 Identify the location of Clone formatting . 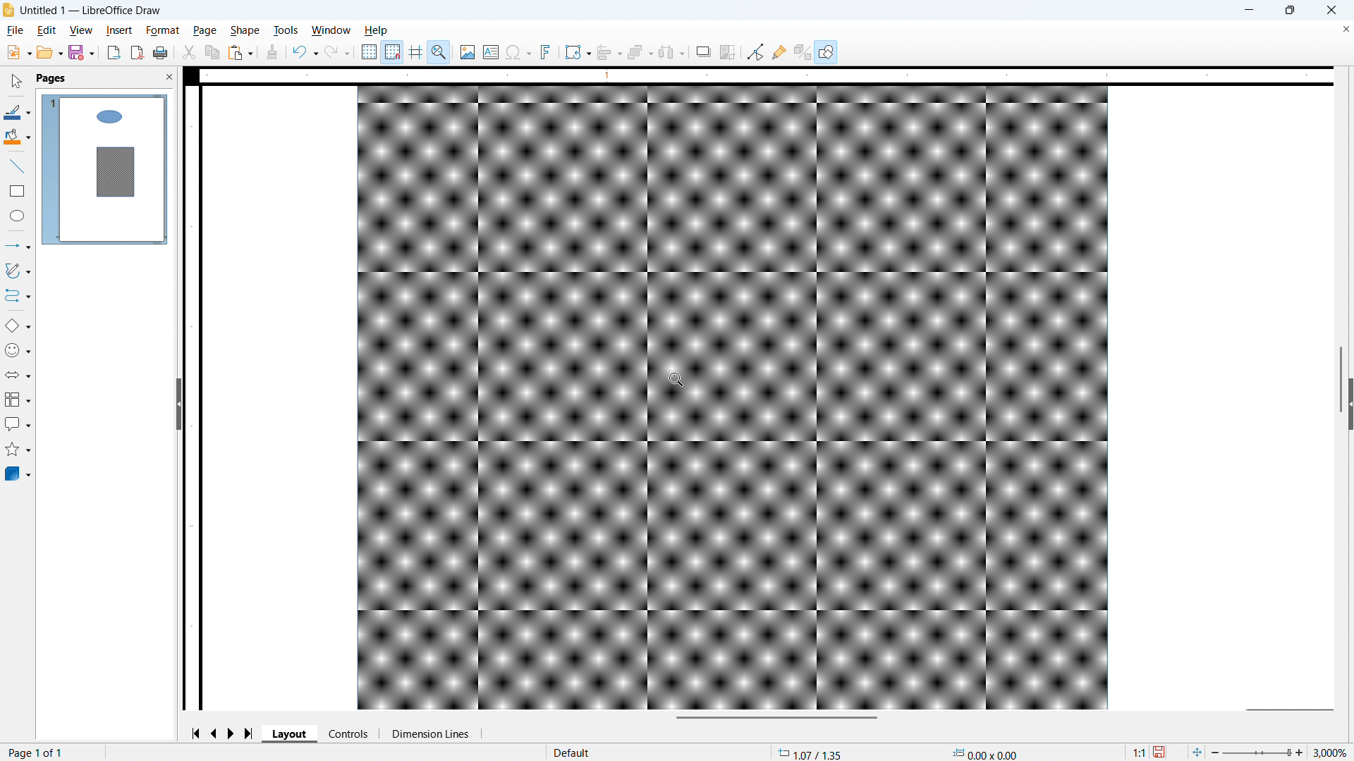
(272, 52).